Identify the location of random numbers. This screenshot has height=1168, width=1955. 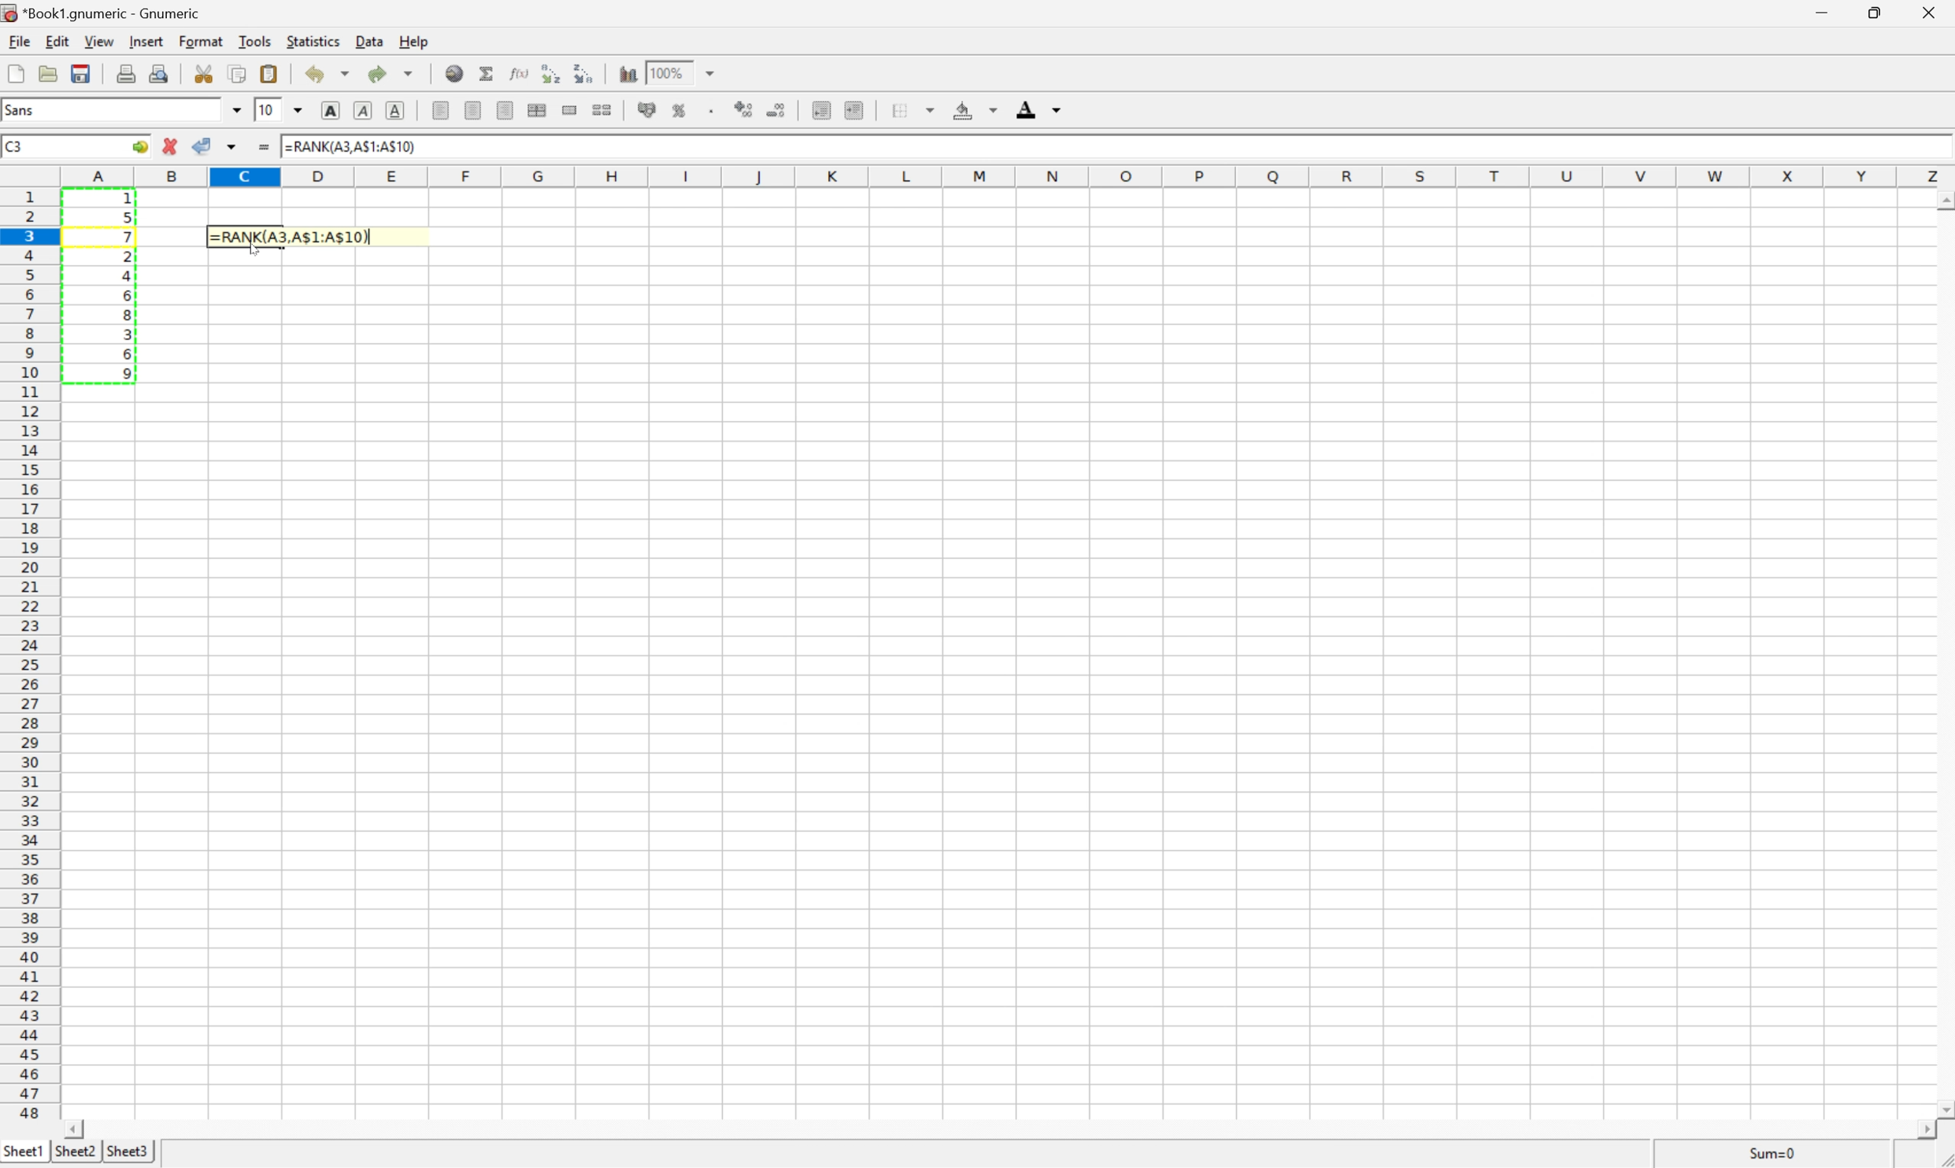
(126, 290).